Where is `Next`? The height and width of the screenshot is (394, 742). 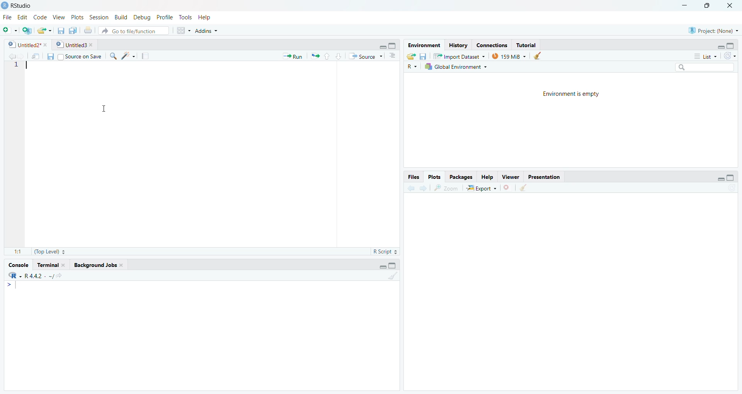 Next is located at coordinates (22, 56).